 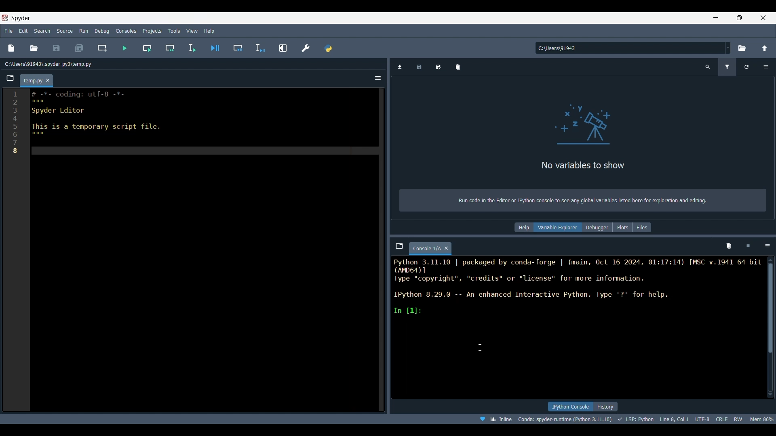 I want to click on Save, so click(x=56, y=48).